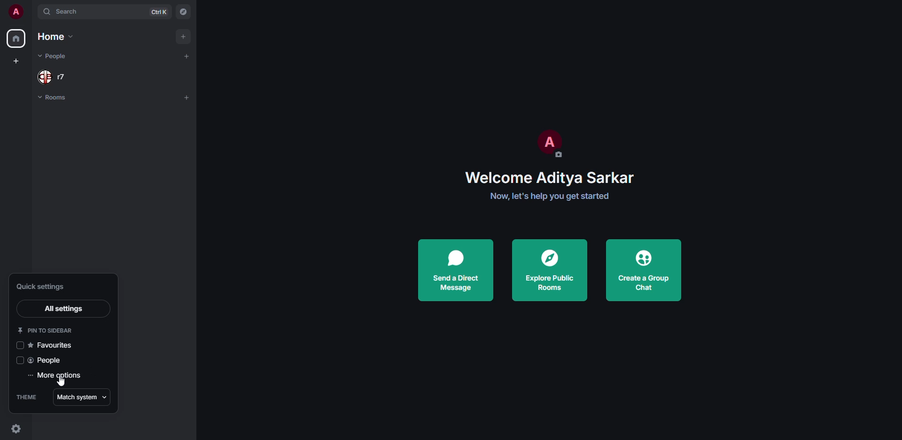 This screenshot has width=902, height=440. Describe the element at coordinates (44, 330) in the screenshot. I see `pin to sidebar` at that location.